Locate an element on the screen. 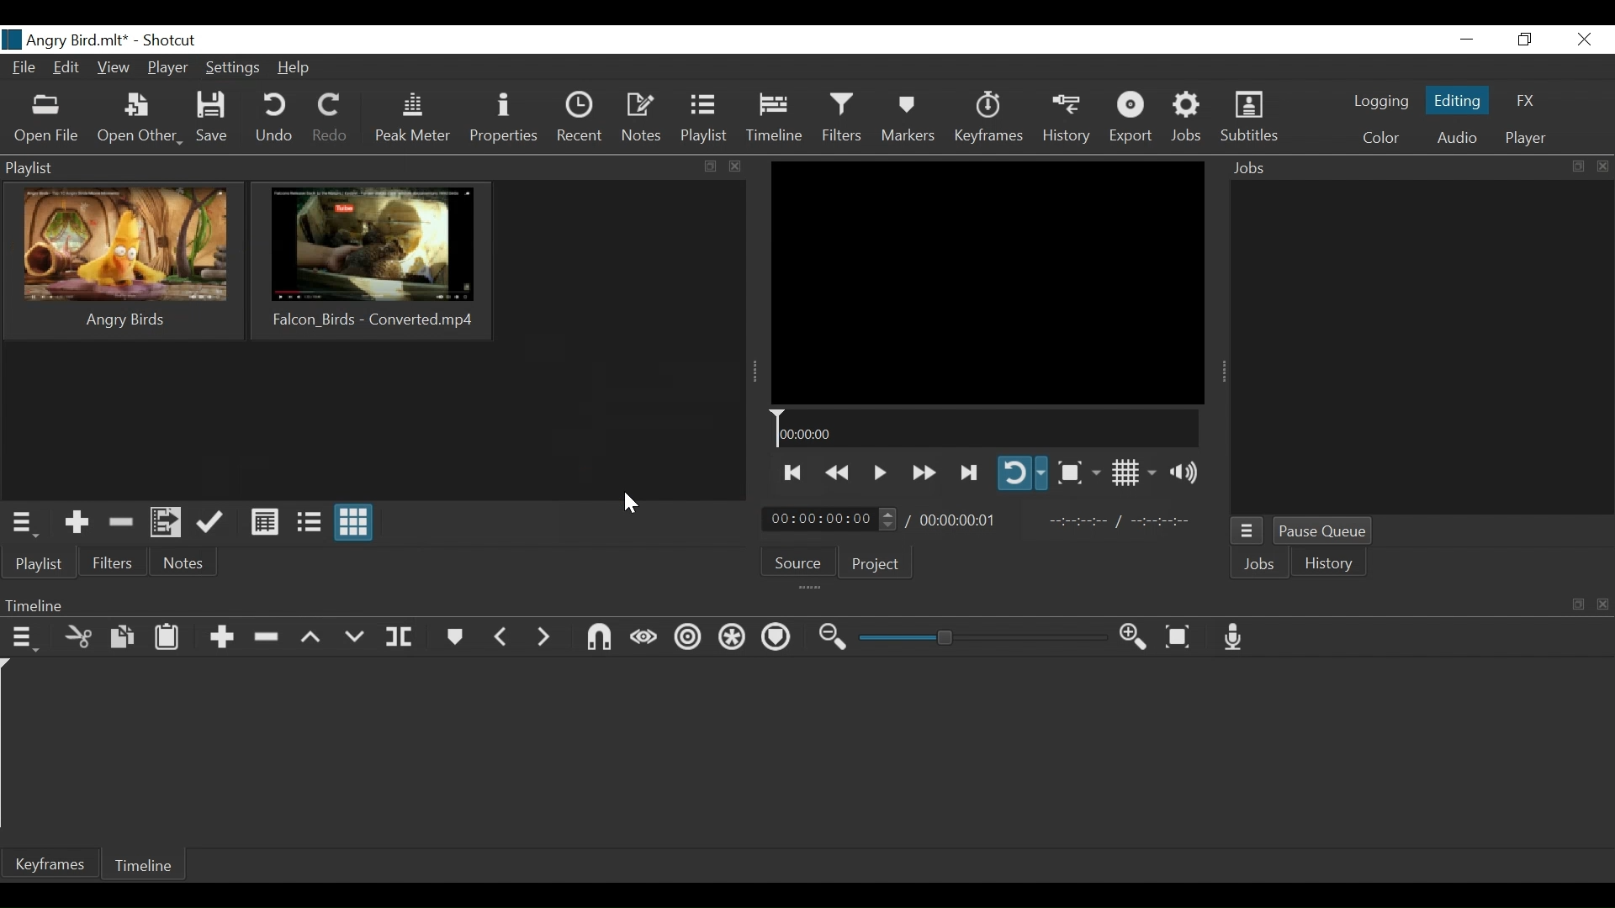 This screenshot has height=908, width=1615. Timeline is located at coordinates (774, 120).